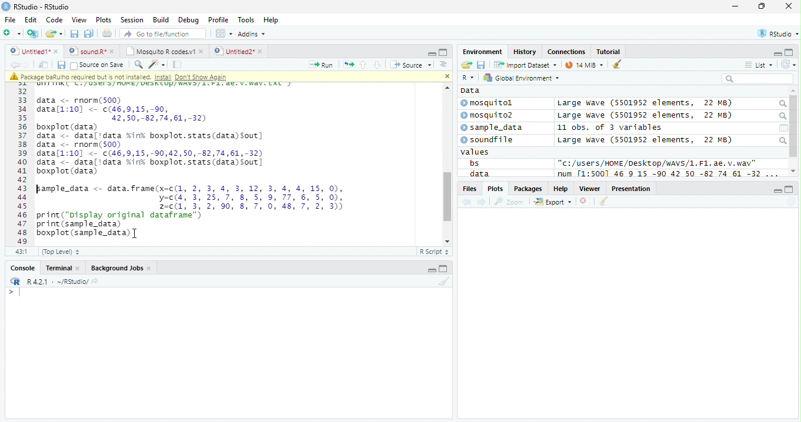 Image resolution: width=801 pixels, height=422 pixels. I want to click on Edit, so click(31, 20).